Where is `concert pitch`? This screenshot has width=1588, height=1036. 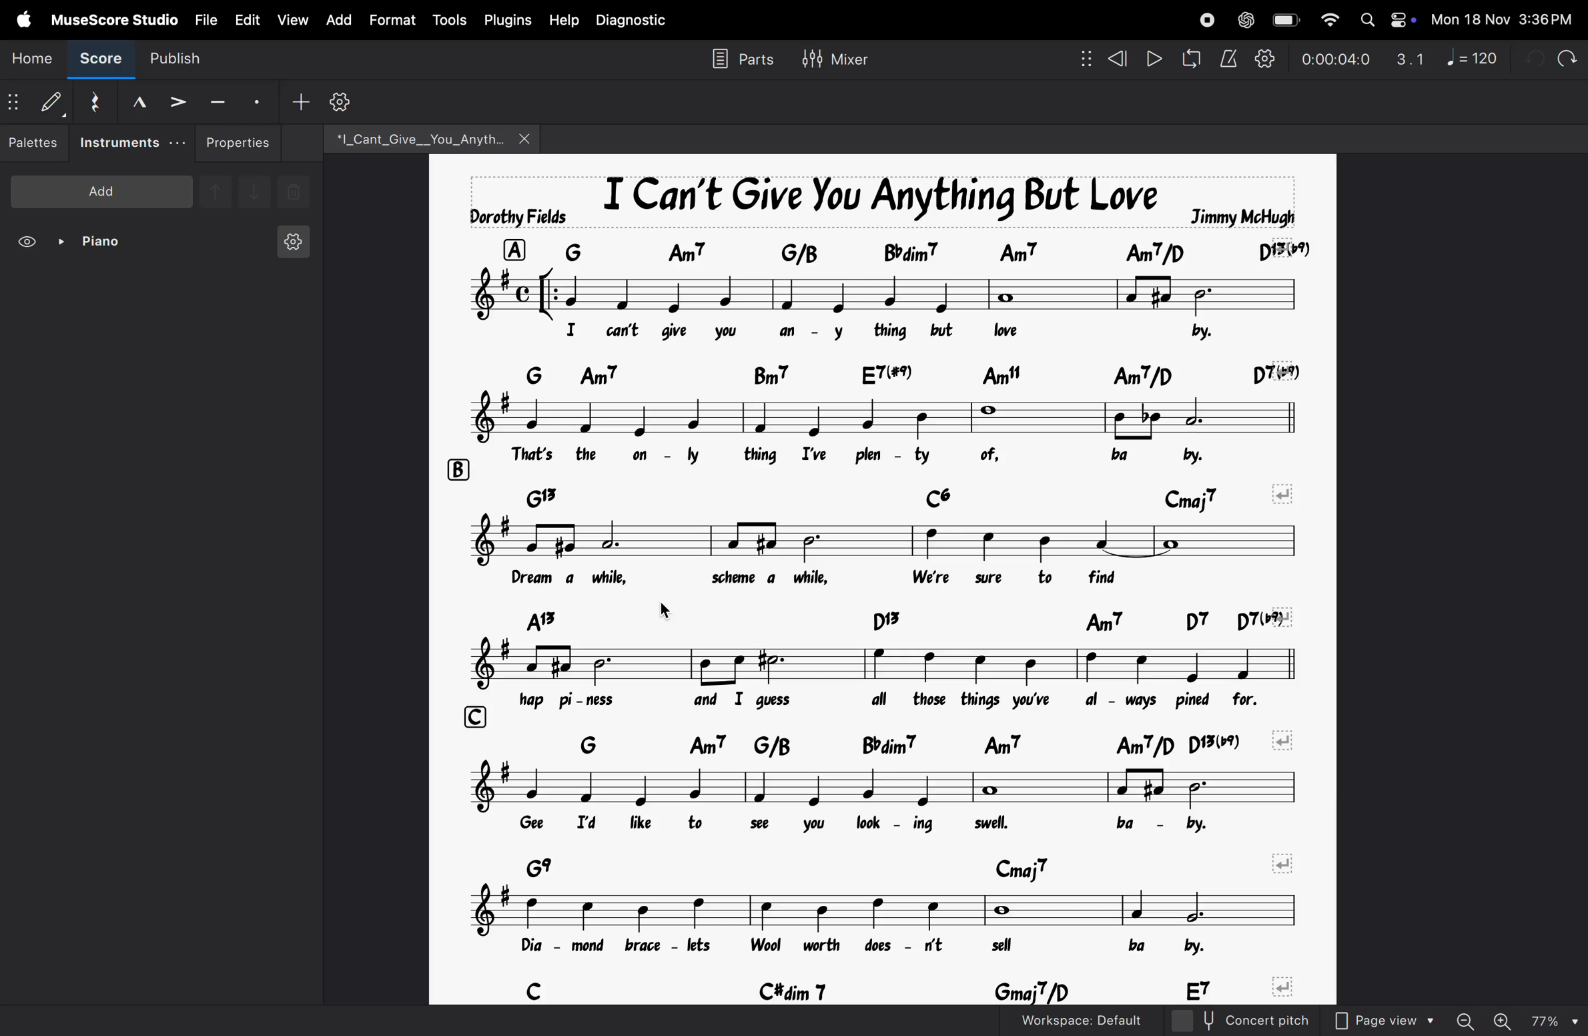
concert pitch is located at coordinates (1238, 1020).